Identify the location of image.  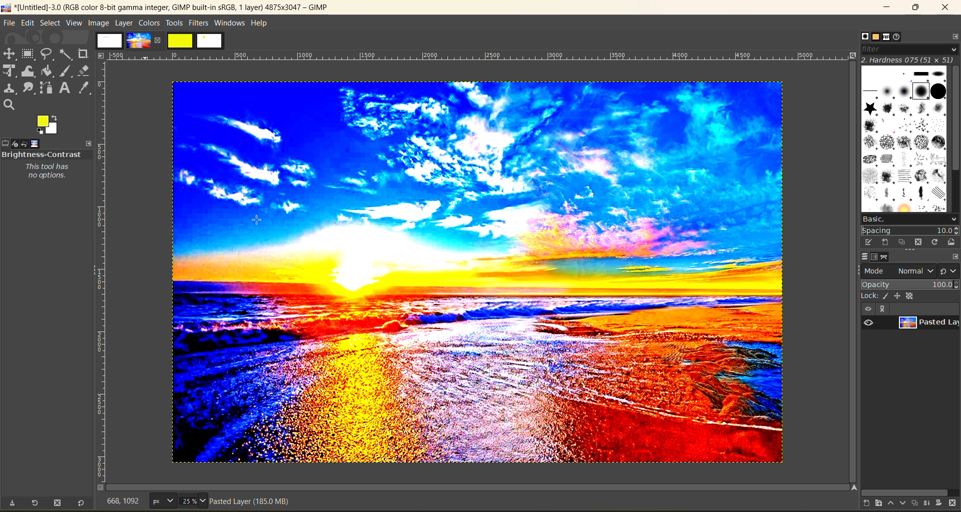
(99, 23).